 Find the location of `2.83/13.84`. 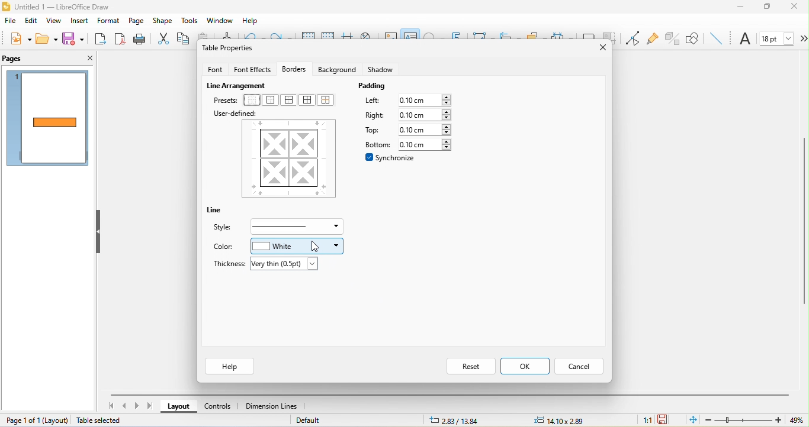

2.83/13.84 is located at coordinates (456, 420).